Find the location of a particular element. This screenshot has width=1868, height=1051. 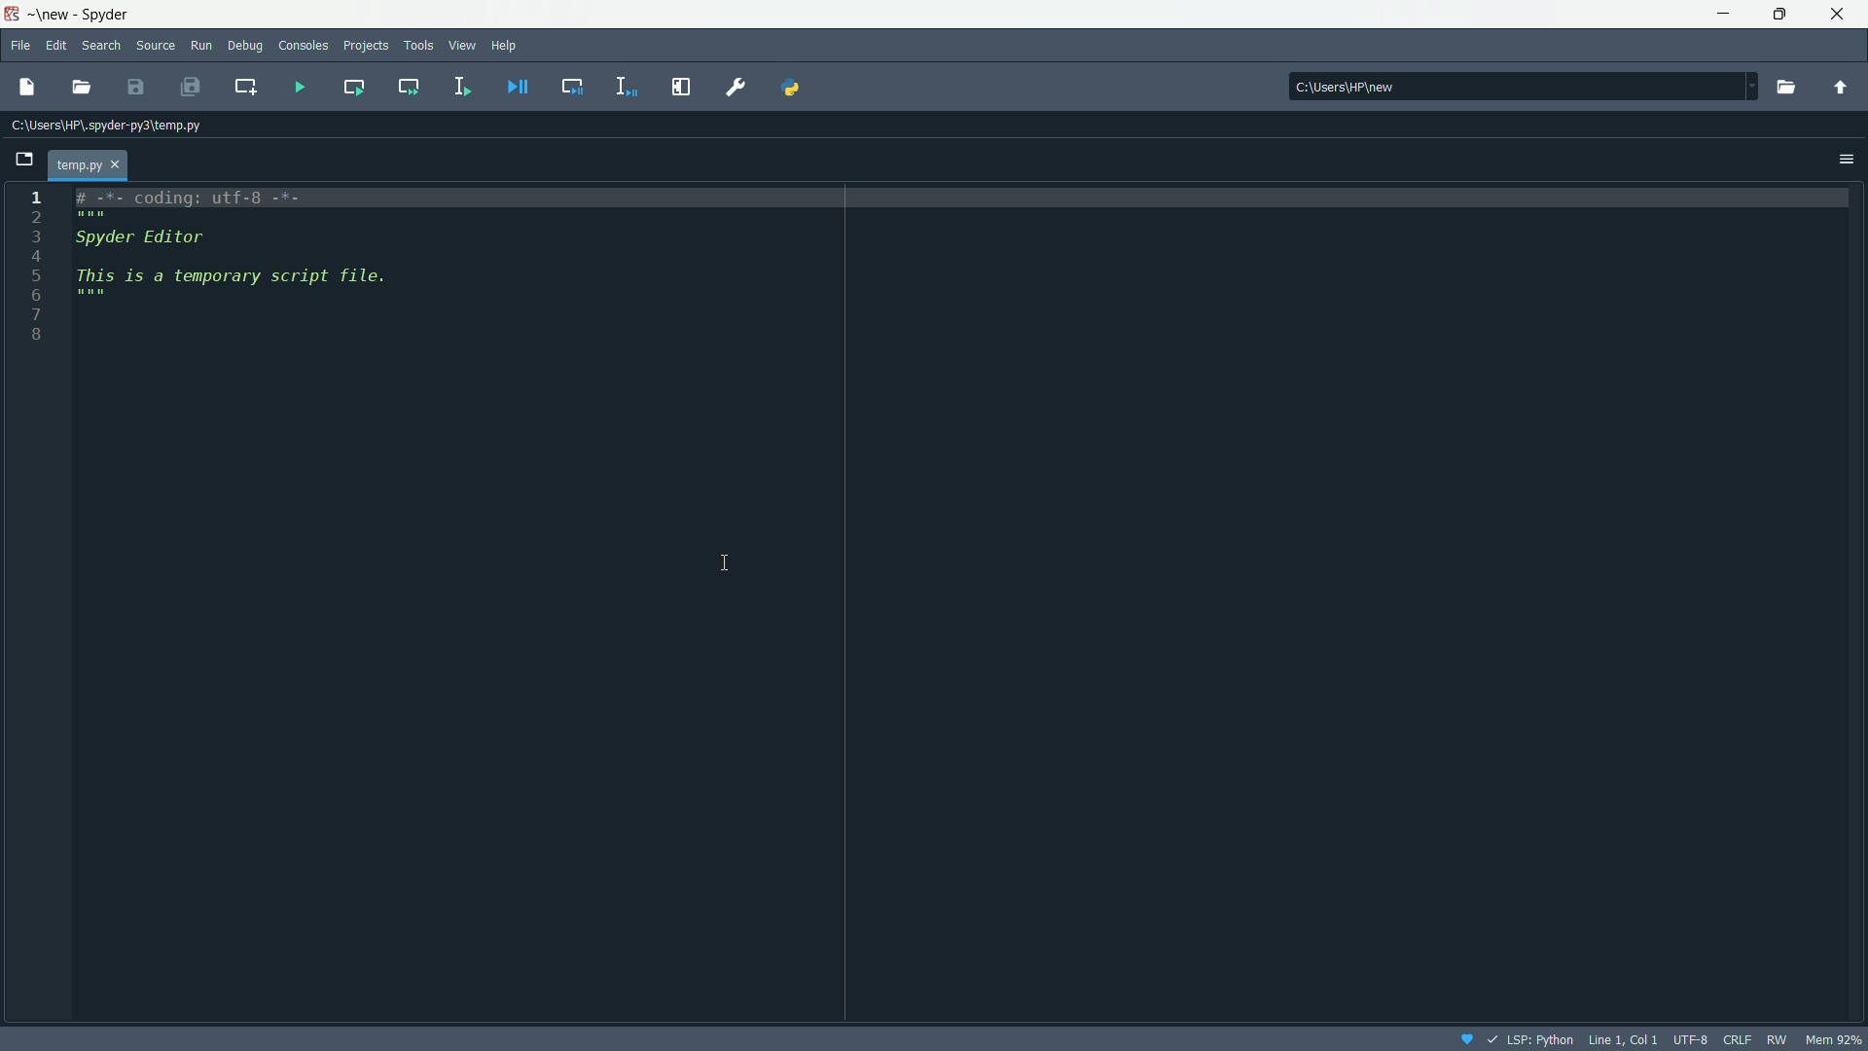

cursor position is located at coordinates (1620, 1037).